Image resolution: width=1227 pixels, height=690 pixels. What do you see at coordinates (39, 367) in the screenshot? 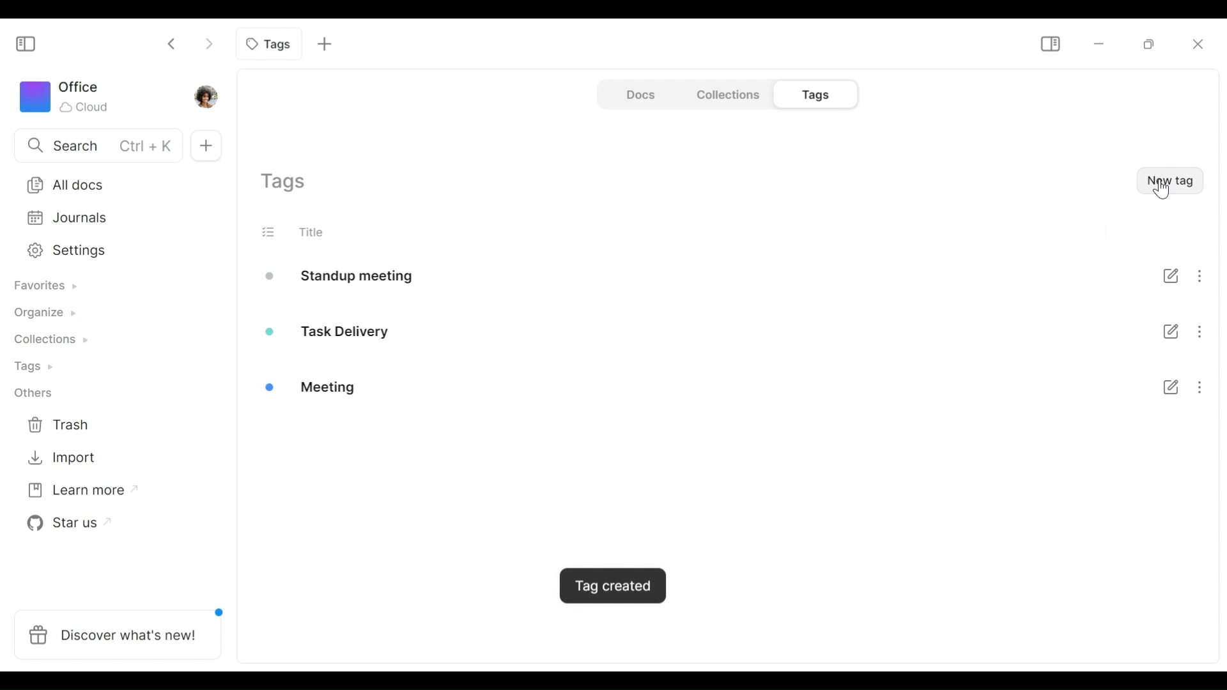
I see `Tags` at bounding box center [39, 367].